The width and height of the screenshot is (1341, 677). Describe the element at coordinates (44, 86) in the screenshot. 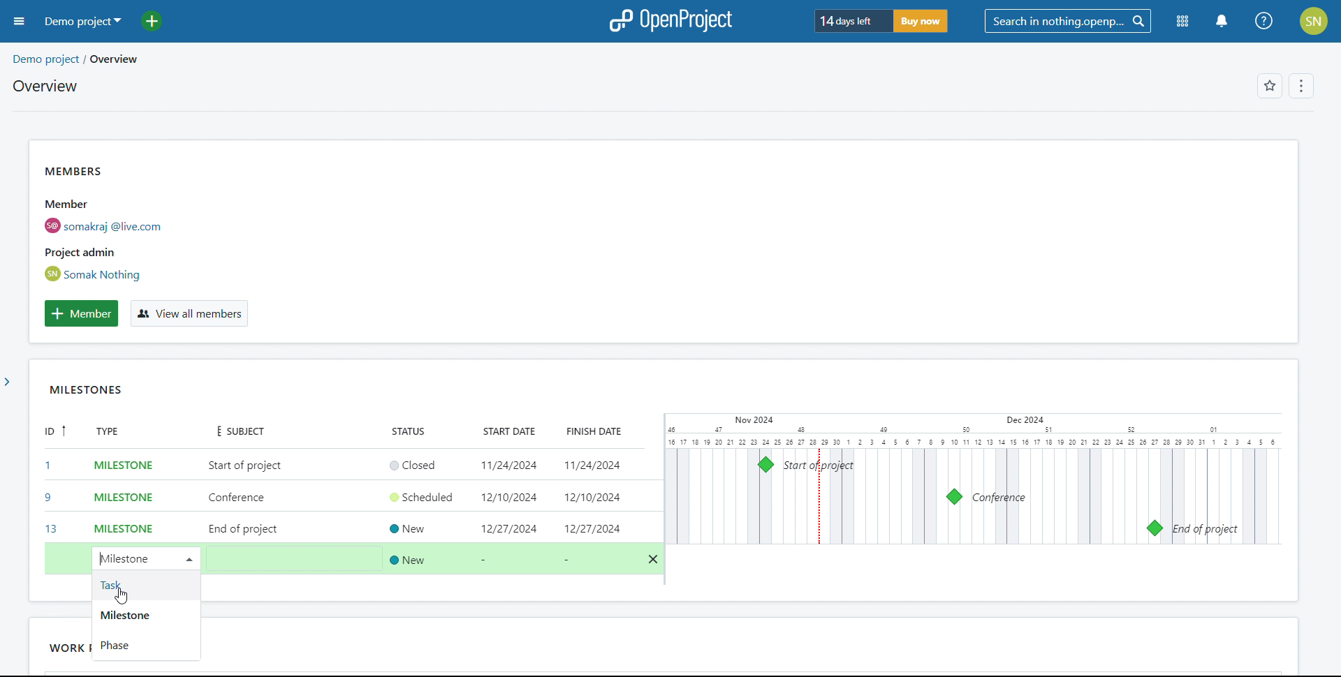

I see `overview` at that location.